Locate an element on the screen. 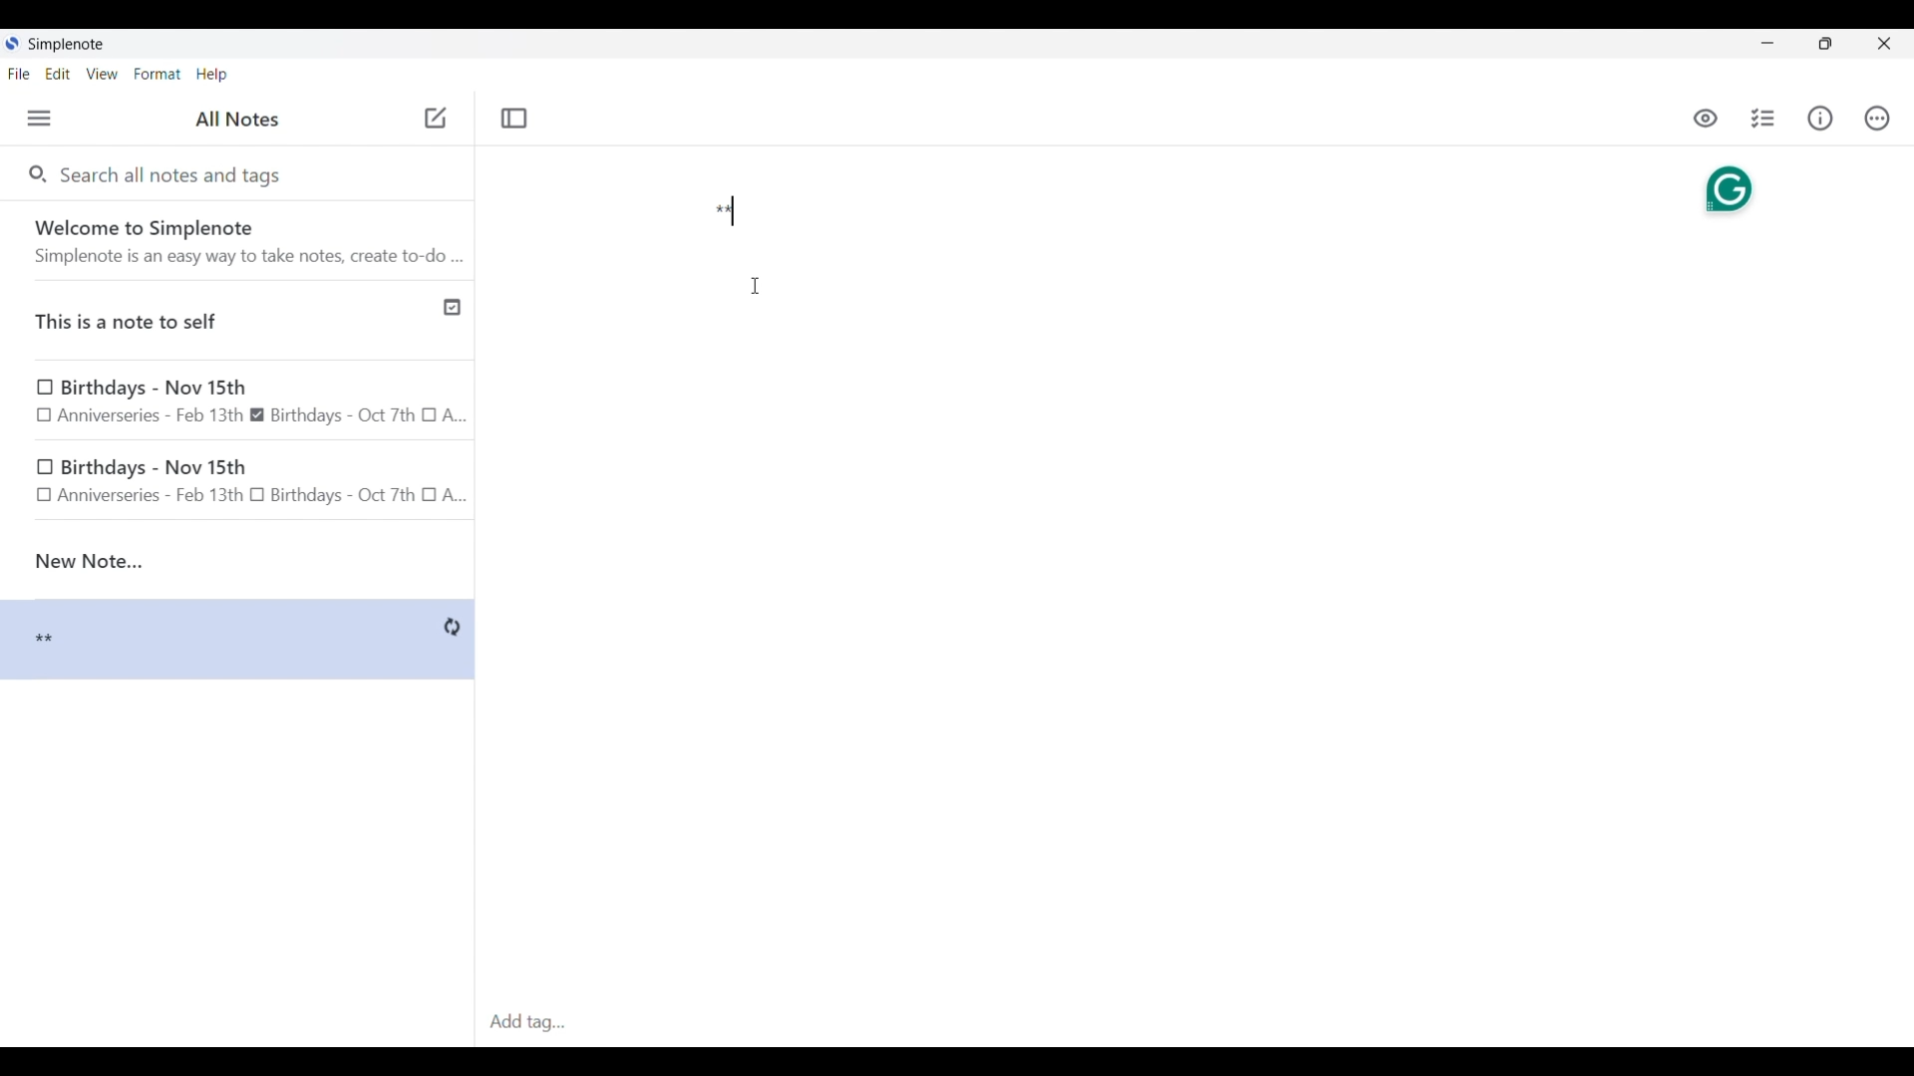 This screenshot has width=1914, height=1076. Note preview changed is located at coordinates (219, 640).